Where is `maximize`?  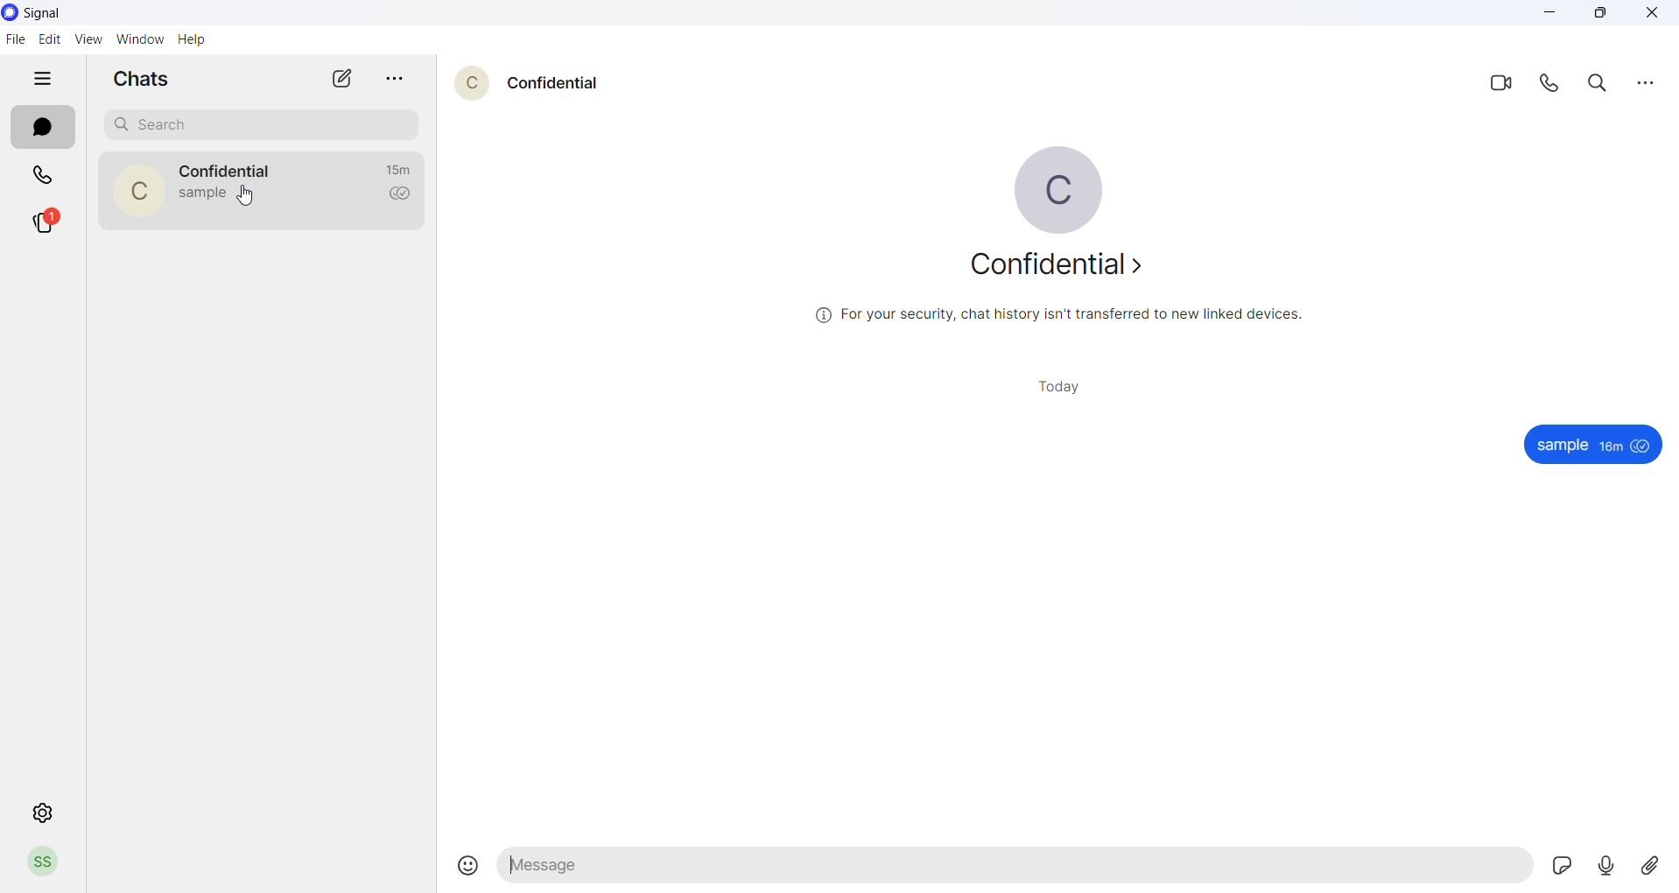
maximize is located at coordinates (1603, 16).